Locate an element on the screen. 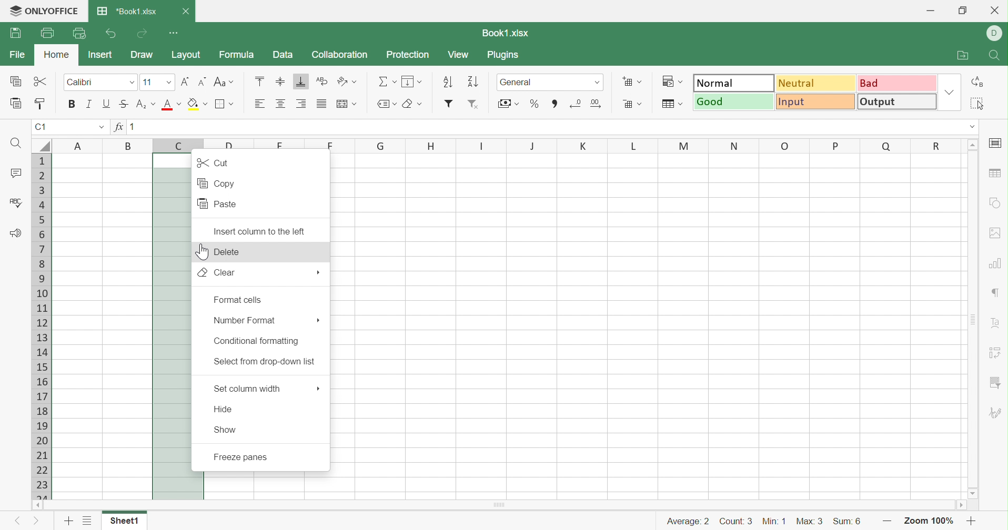  Print is located at coordinates (49, 33).